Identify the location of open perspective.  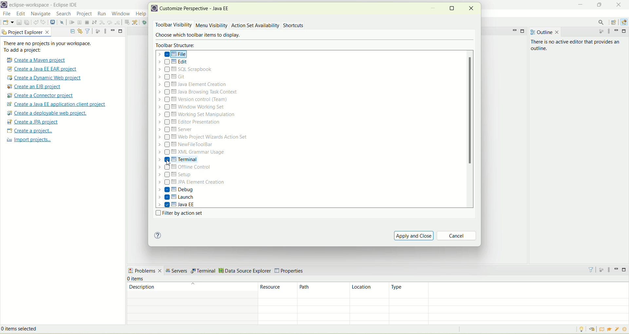
(614, 22).